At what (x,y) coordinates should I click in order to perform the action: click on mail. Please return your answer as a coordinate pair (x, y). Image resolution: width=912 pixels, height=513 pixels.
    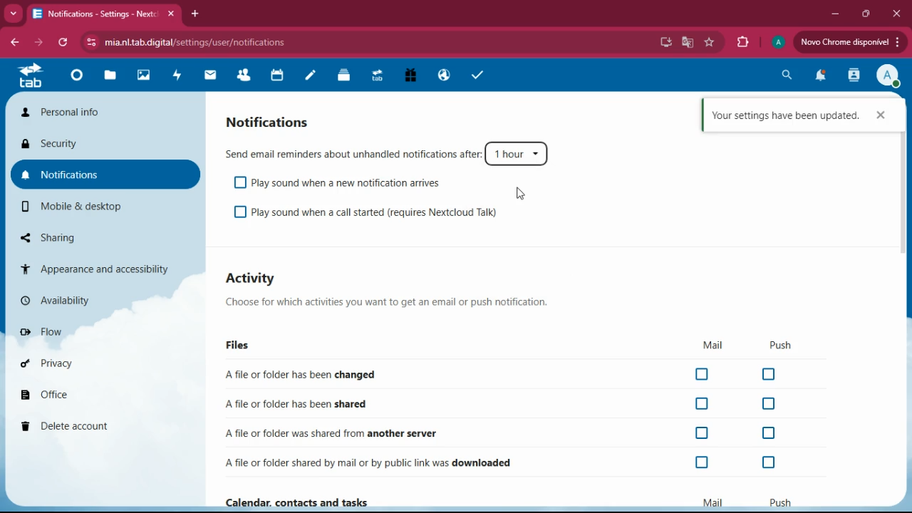
    Looking at the image, I should click on (715, 501).